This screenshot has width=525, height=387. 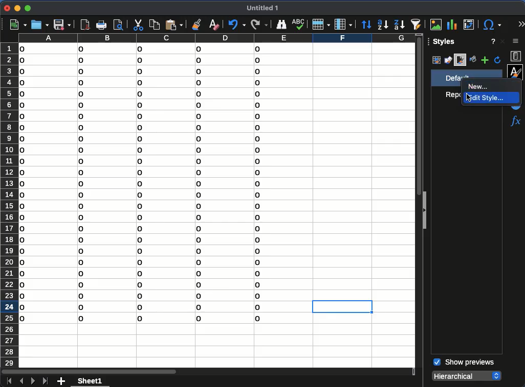 I want to click on print preview, so click(x=119, y=24).